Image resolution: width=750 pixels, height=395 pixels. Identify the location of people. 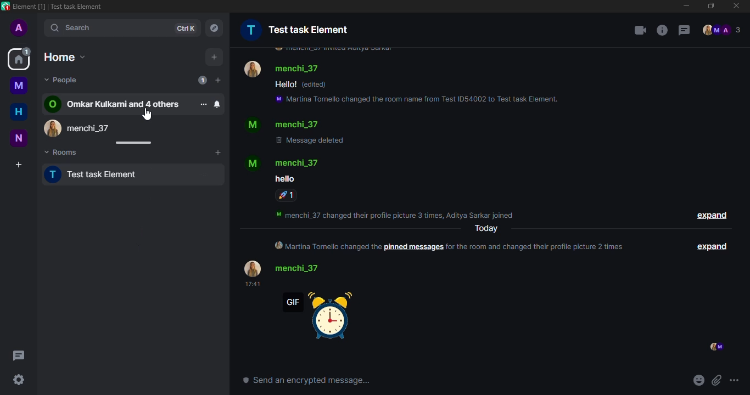
(62, 80).